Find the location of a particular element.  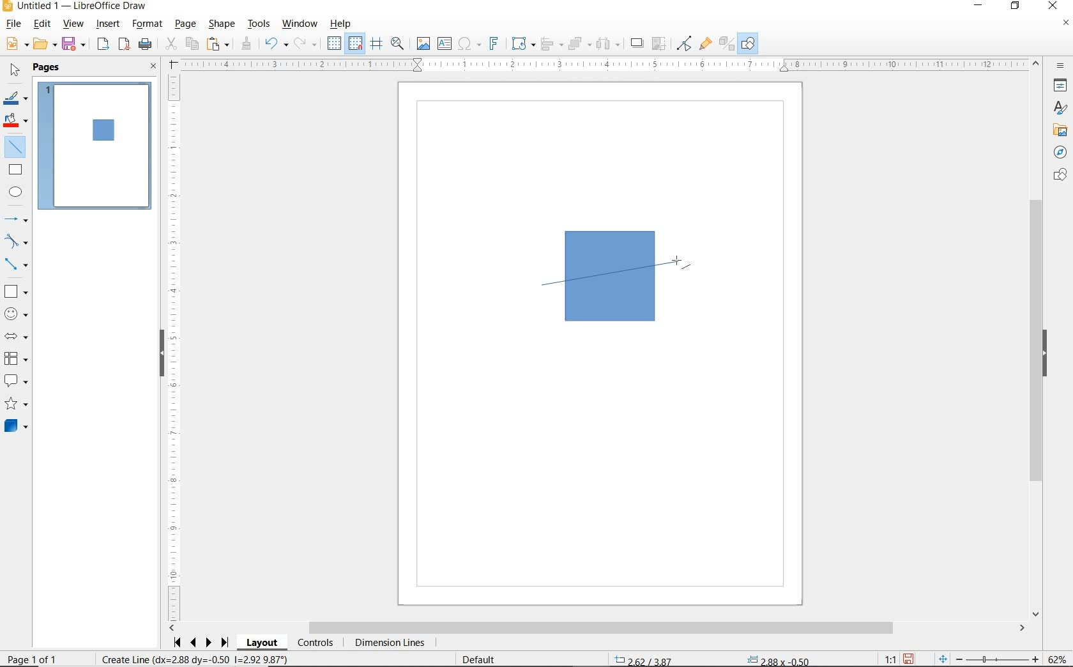

CROP IMAGE is located at coordinates (660, 44).